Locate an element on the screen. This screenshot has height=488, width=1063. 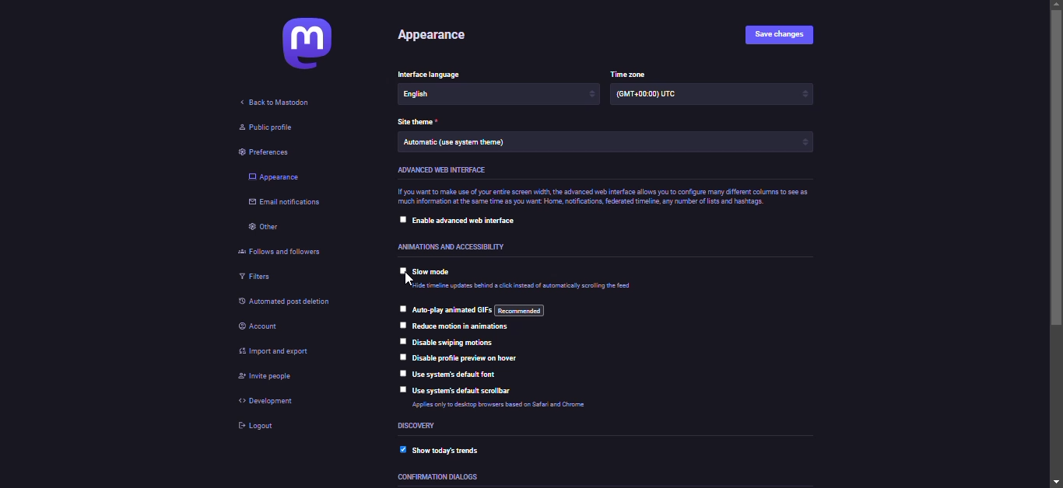
increase/decrease arrows is located at coordinates (591, 94).